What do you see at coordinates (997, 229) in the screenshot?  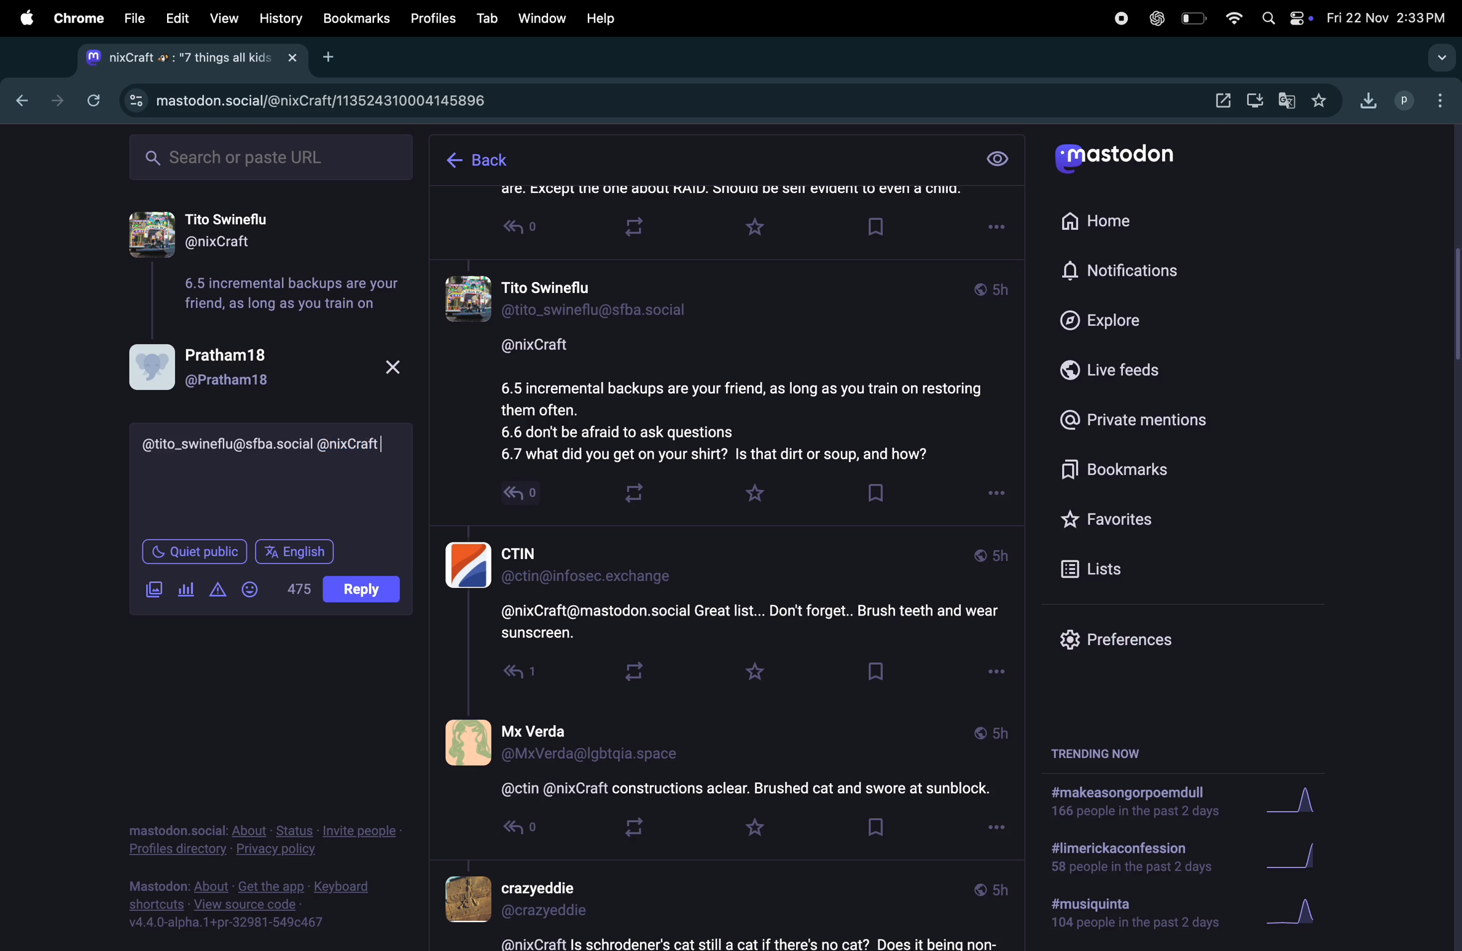 I see `Options` at bounding box center [997, 229].